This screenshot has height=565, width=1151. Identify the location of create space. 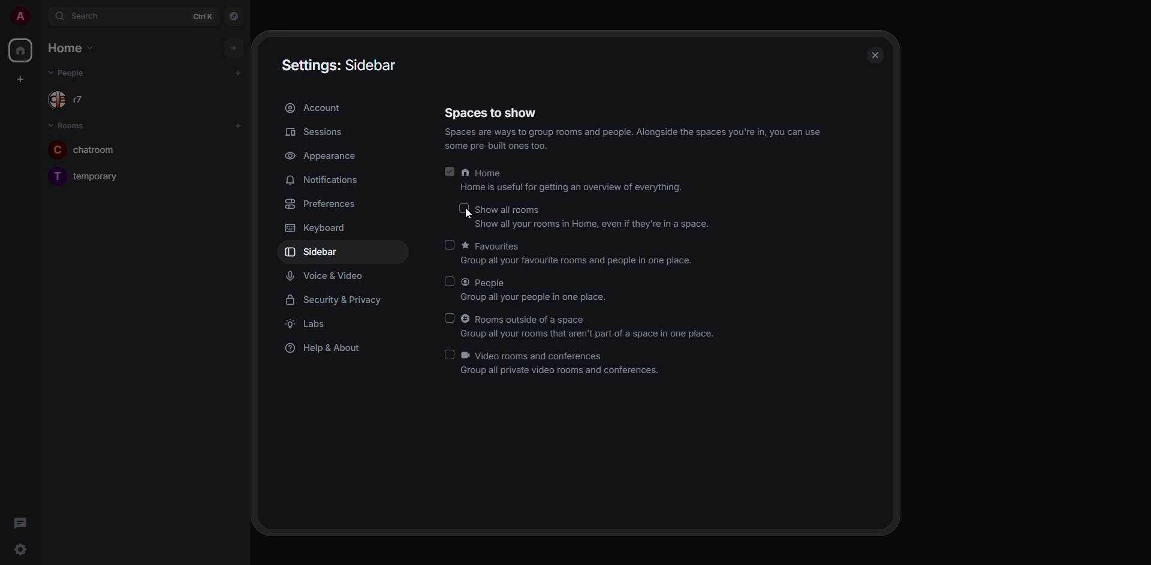
(19, 77).